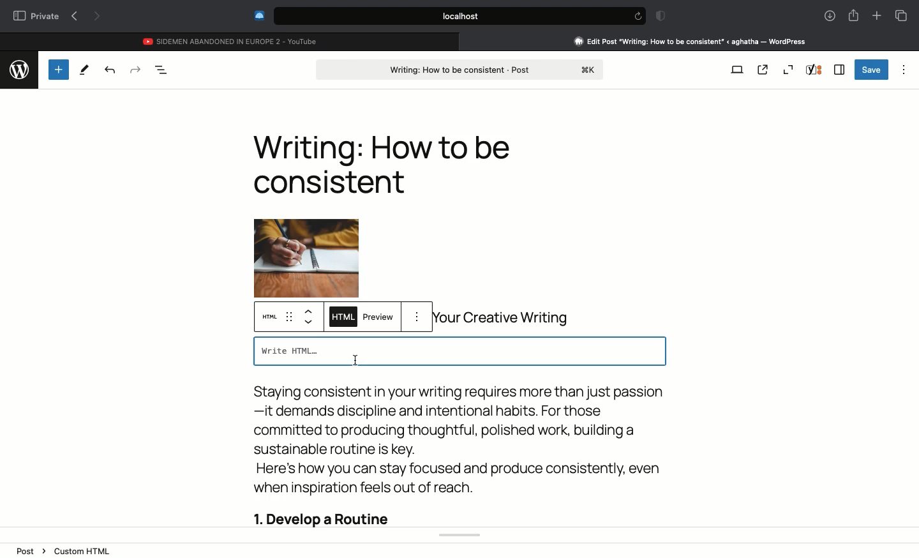  Describe the element at coordinates (19, 68) in the screenshot. I see `wordpress` at that location.